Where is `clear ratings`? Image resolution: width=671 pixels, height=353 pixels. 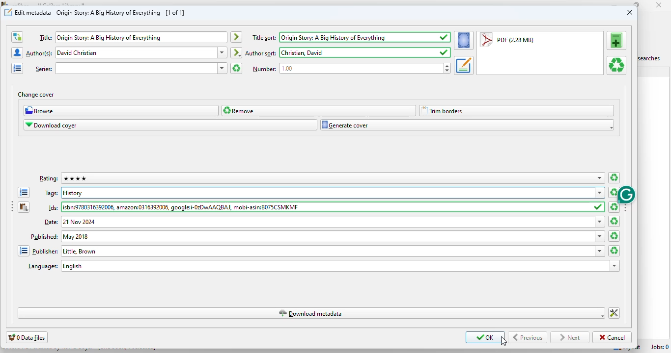 clear ratings is located at coordinates (614, 178).